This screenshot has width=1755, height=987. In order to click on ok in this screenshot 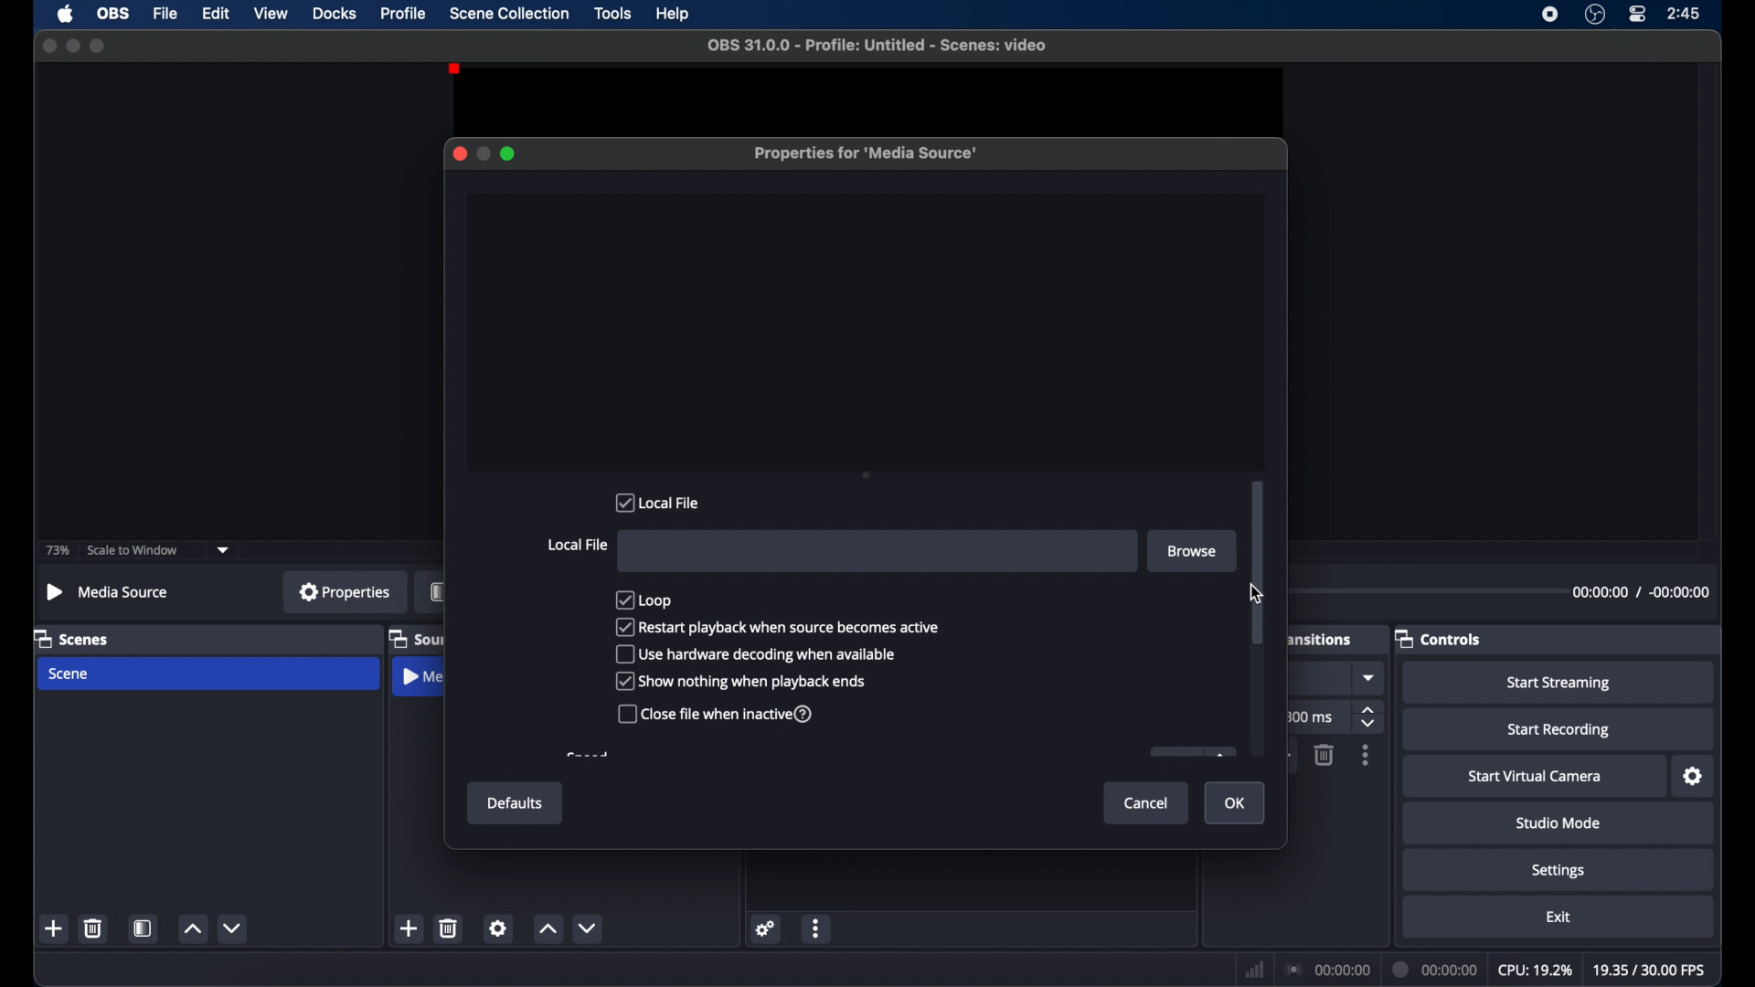, I will do `click(1238, 804)`.